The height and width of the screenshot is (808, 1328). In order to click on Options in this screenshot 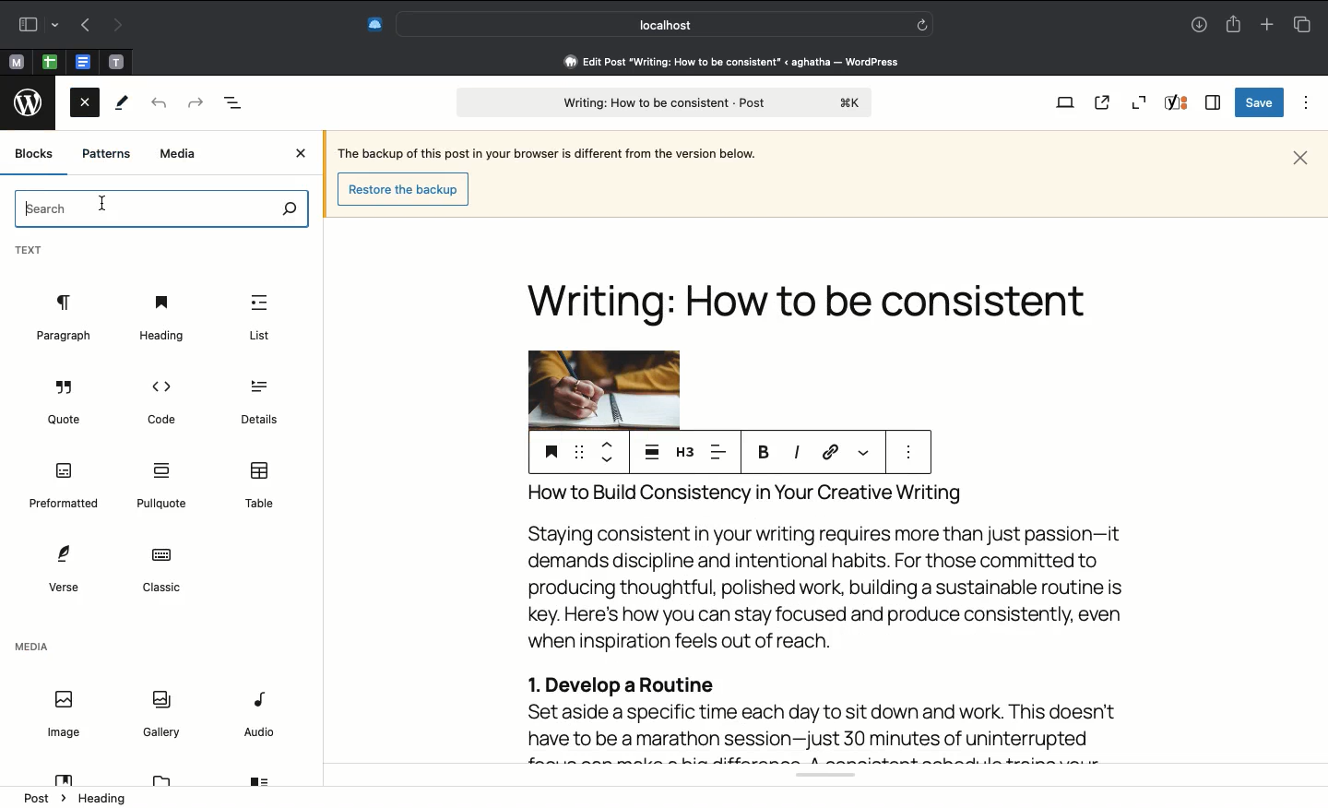, I will do `click(1308, 103)`.